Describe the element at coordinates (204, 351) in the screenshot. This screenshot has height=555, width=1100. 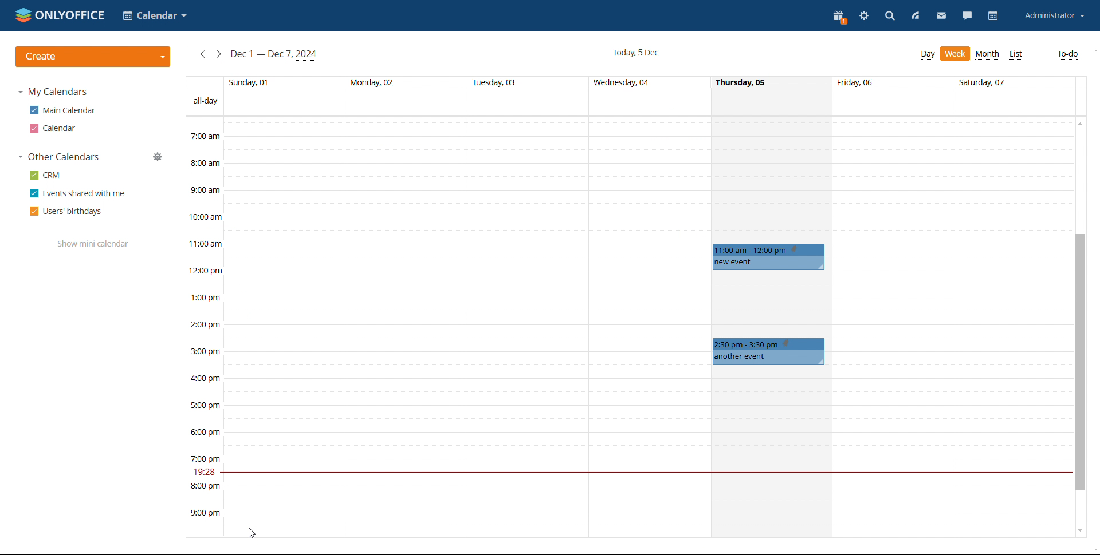
I see `3:00 pm` at that location.